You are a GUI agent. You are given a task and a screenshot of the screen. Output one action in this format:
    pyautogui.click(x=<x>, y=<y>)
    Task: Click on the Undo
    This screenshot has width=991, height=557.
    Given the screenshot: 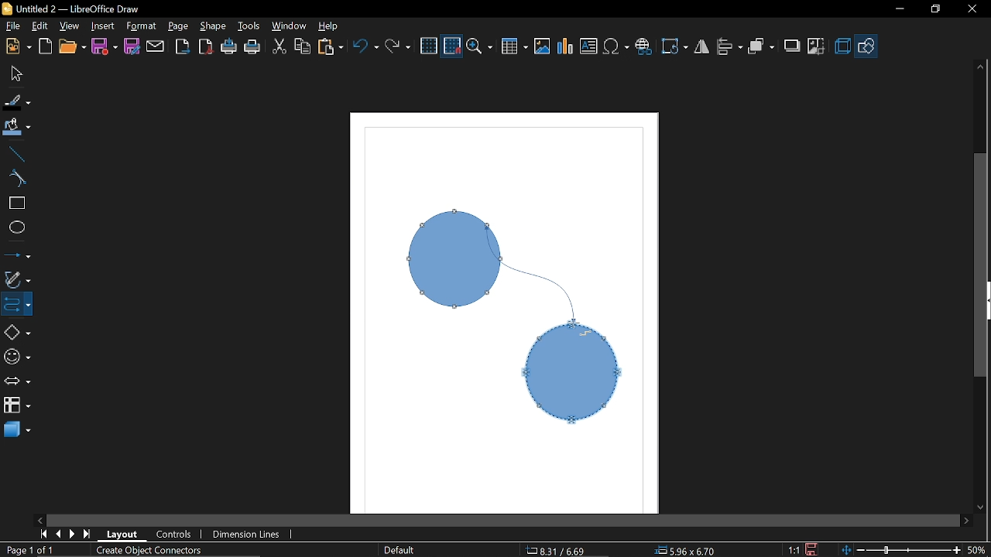 What is the action you would take?
    pyautogui.click(x=365, y=46)
    